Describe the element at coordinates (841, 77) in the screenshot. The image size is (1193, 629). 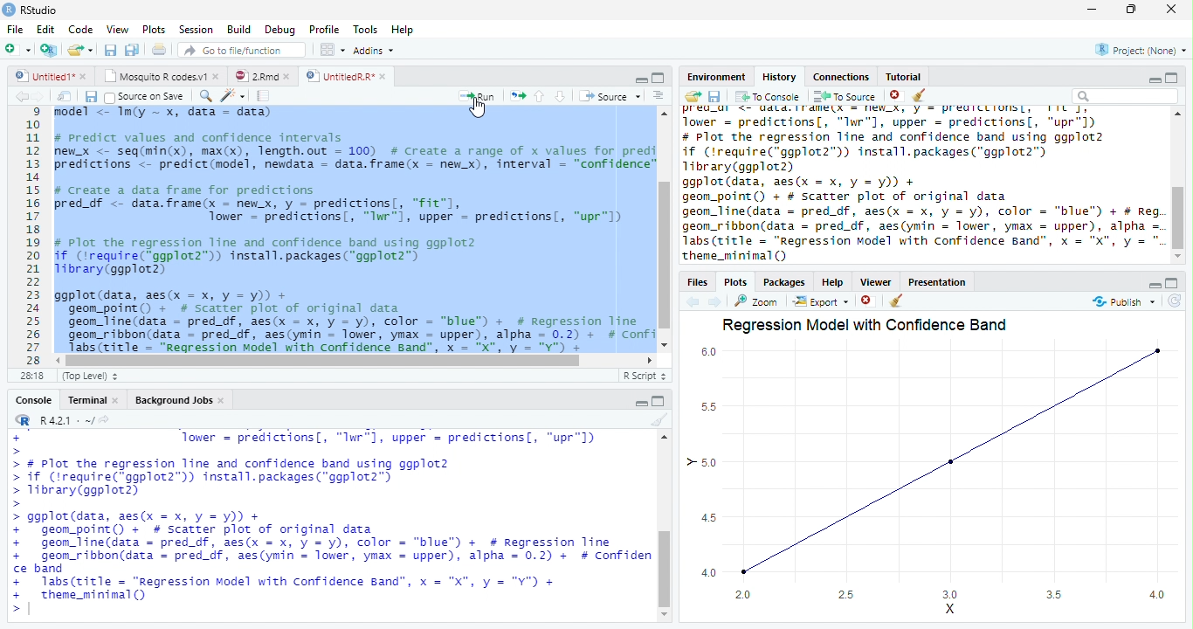
I see `Connection` at that location.